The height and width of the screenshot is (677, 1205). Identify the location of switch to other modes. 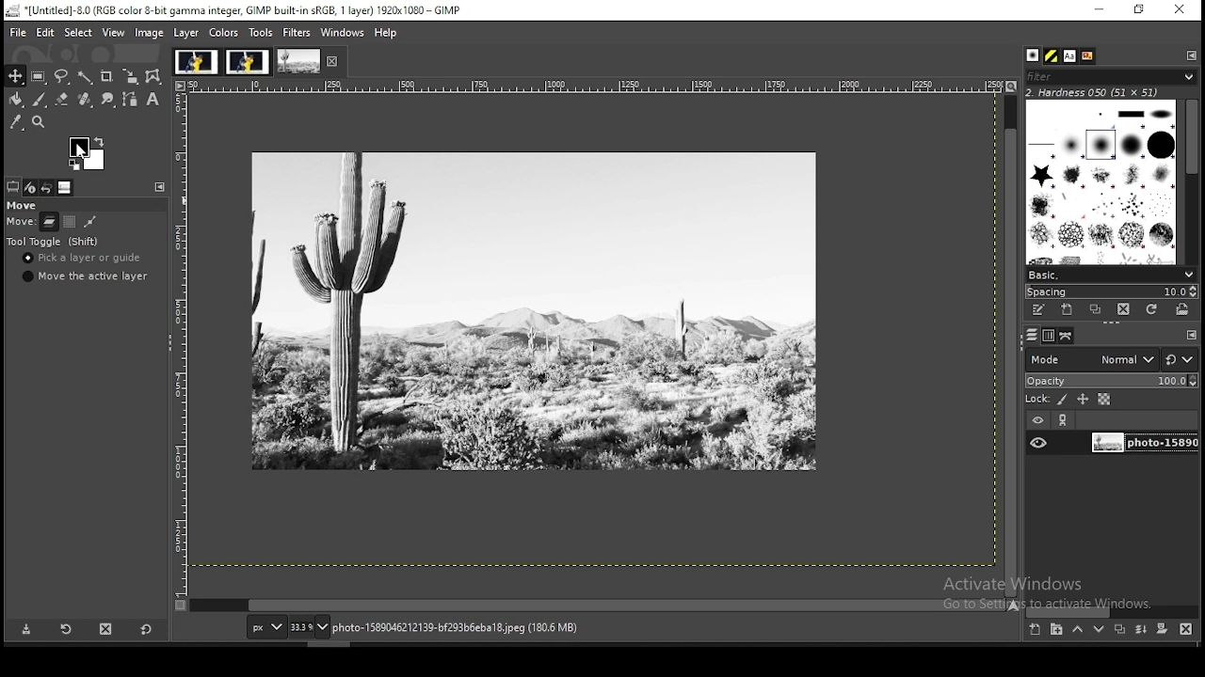
(1179, 360).